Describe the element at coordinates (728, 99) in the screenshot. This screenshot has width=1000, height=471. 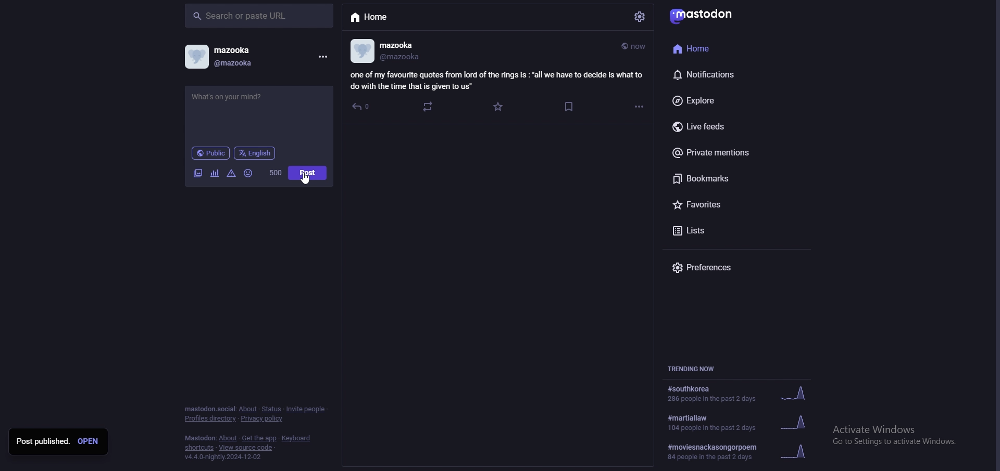
I see `explore` at that location.